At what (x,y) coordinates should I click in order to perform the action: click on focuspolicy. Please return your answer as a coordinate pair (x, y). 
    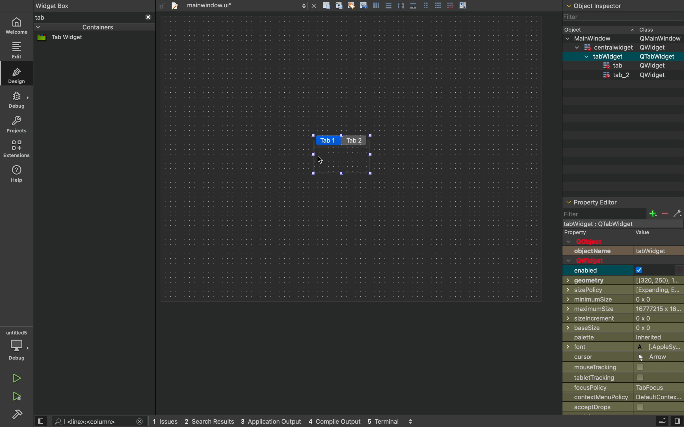
    Looking at the image, I should click on (624, 388).